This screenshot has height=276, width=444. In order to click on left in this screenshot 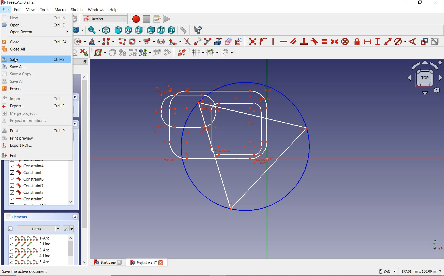, I will do `click(171, 30)`.